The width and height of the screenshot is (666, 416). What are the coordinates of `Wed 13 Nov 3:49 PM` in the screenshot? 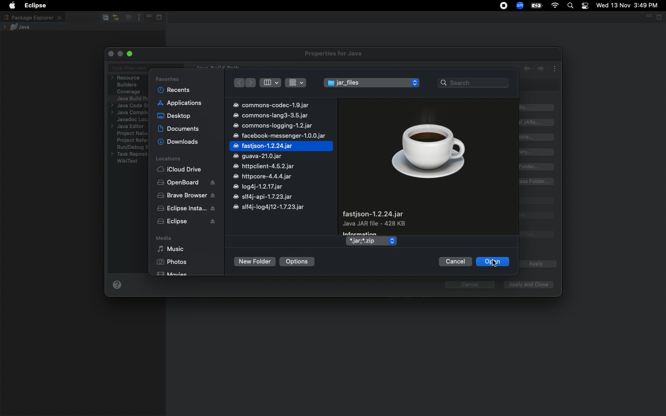 It's located at (628, 5).